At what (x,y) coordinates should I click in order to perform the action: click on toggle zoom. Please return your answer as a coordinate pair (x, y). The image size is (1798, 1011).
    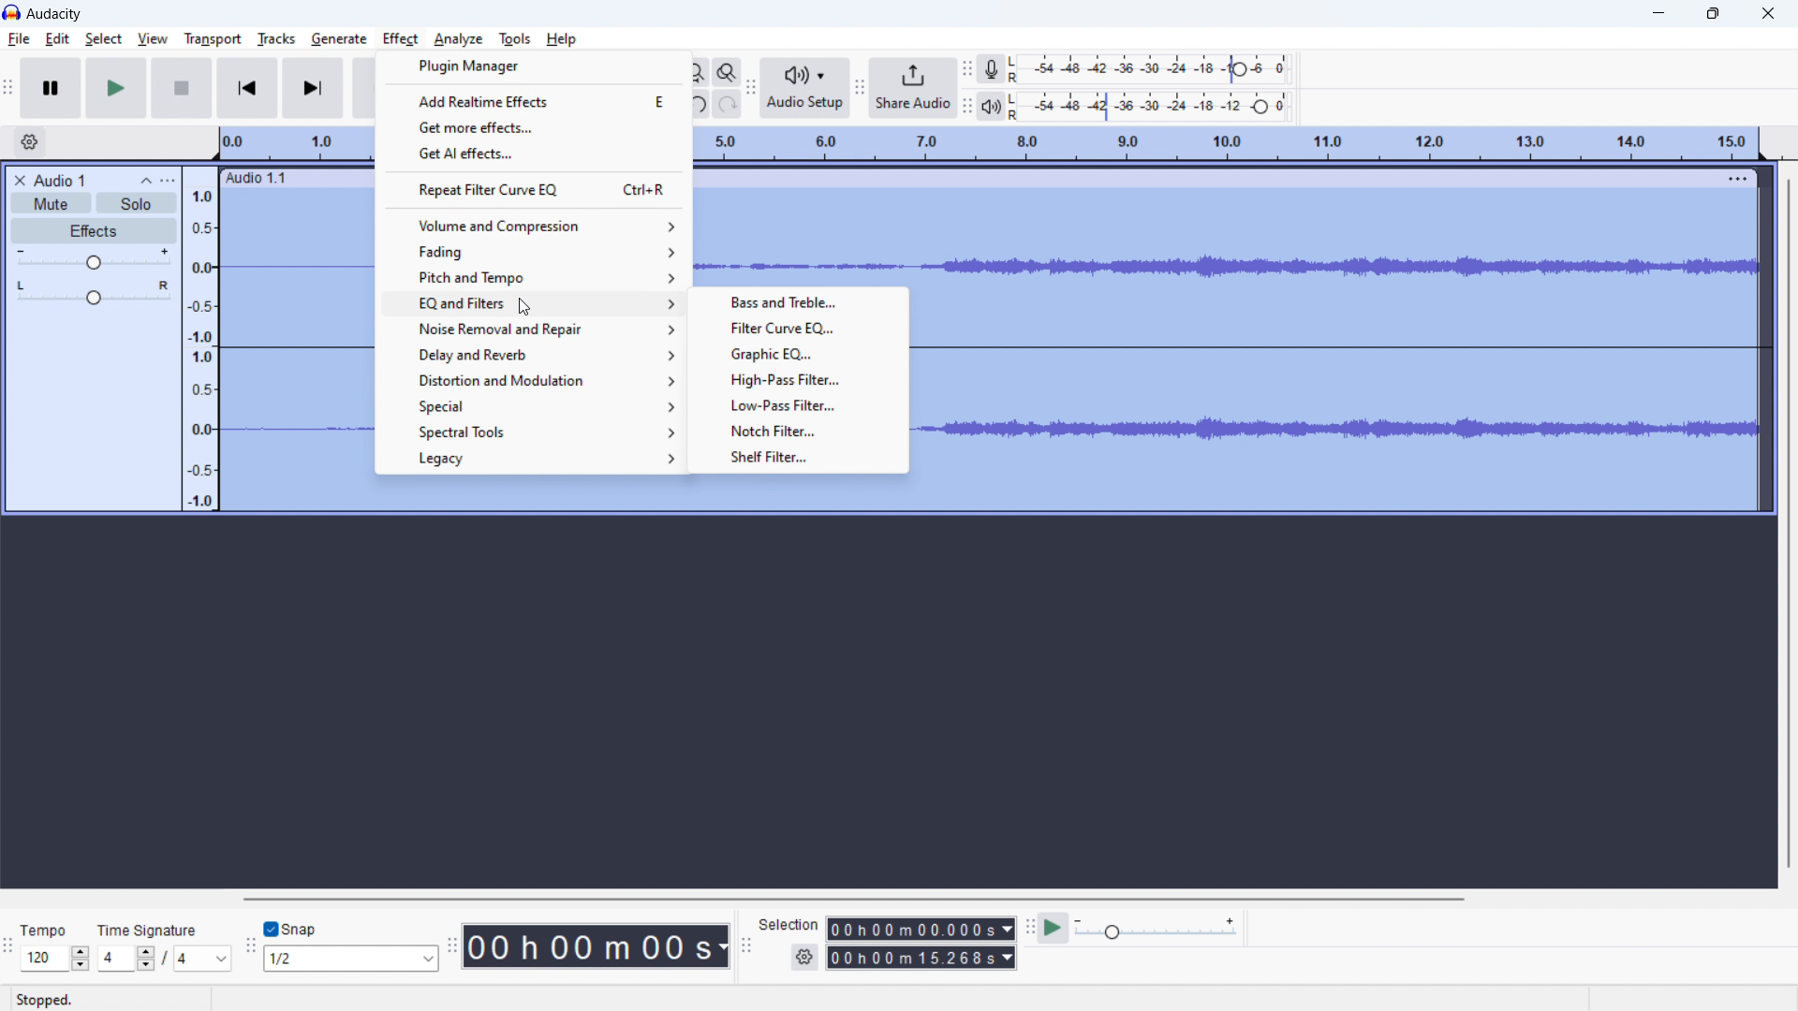
    Looking at the image, I should click on (728, 73).